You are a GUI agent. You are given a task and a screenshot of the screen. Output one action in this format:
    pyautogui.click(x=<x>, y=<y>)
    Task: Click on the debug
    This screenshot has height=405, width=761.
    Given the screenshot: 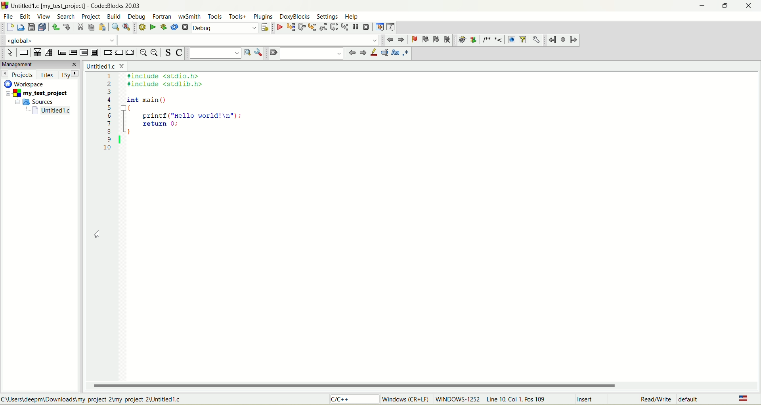 What is the action you would take?
    pyautogui.click(x=138, y=17)
    